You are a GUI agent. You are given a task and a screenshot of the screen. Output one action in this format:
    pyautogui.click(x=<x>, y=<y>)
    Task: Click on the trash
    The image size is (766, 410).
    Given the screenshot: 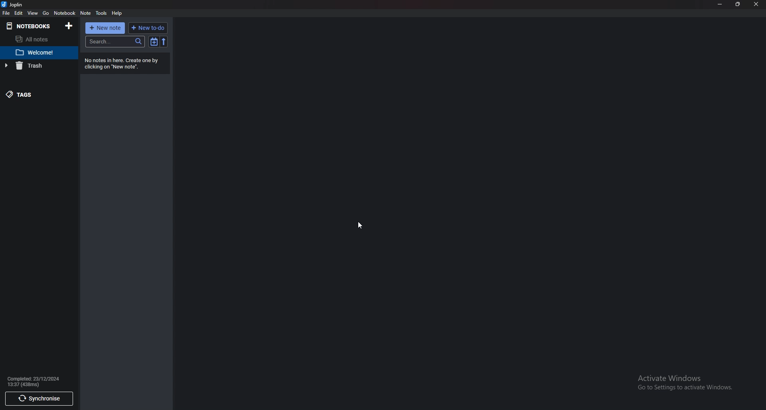 What is the action you would take?
    pyautogui.click(x=33, y=66)
    